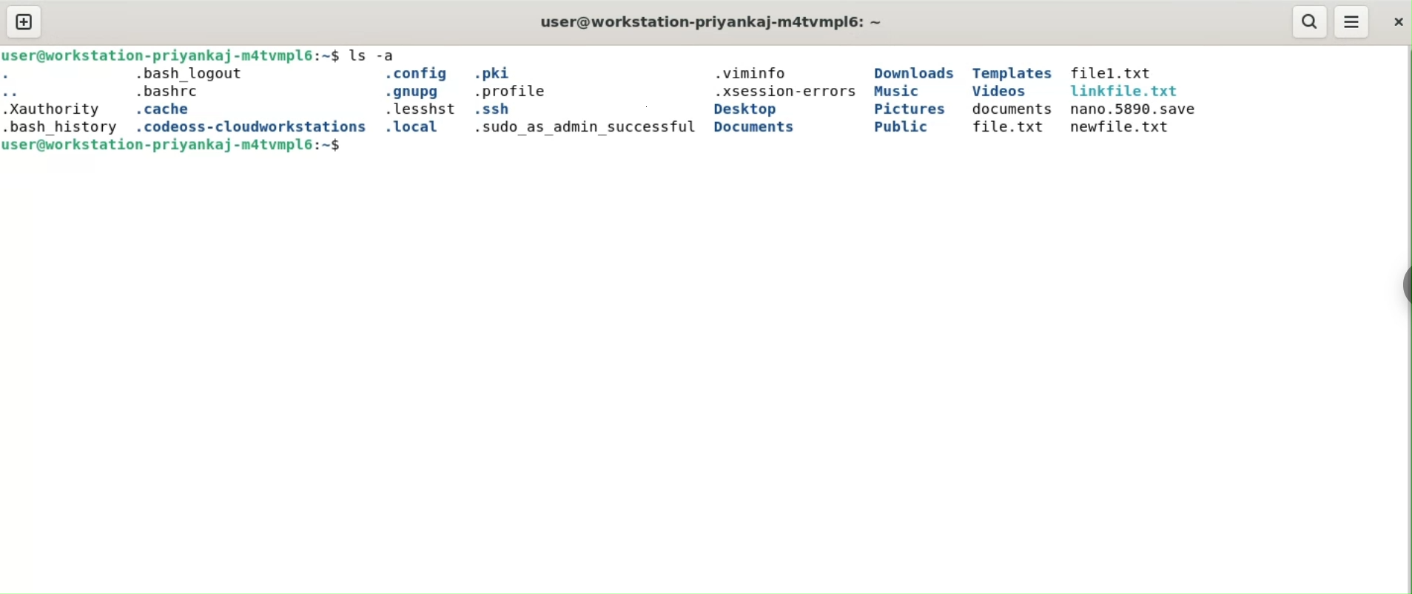 The height and width of the screenshot is (594, 1412). Describe the element at coordinates (1351, 21) in the screenshot. I see `menu` at that location.